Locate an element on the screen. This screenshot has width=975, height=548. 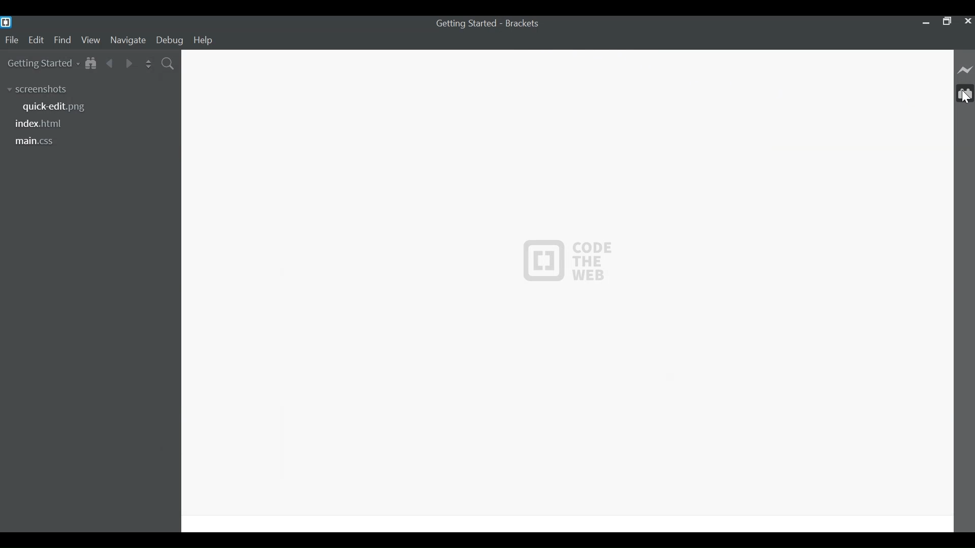
Brackets Desktop Icon is located at coordinates (6, 22).